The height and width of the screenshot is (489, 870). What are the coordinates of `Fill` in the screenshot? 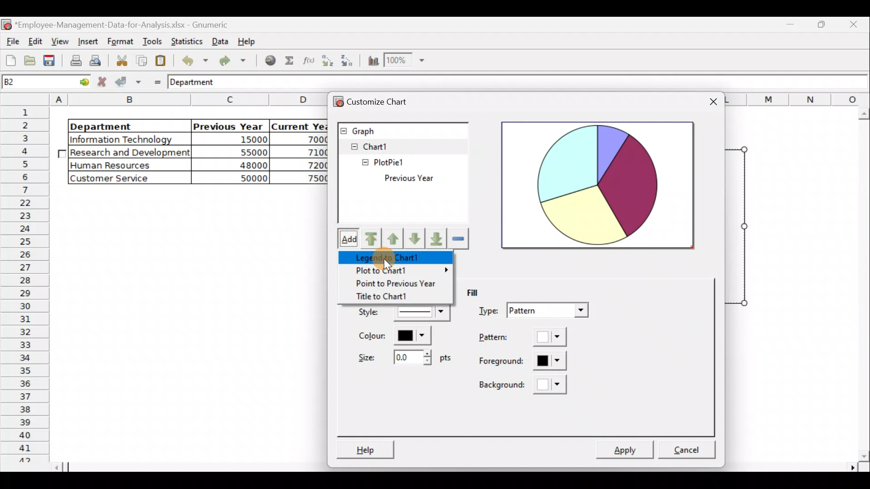 It's located at (480, 293).